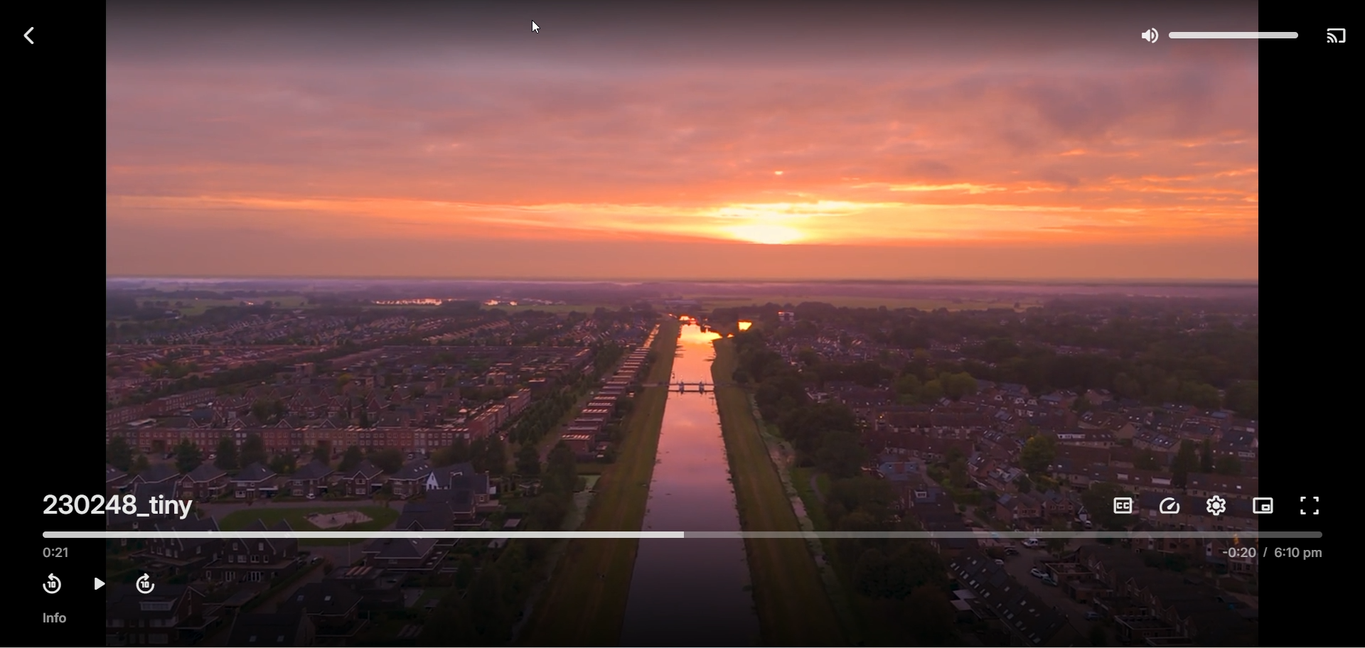  Describe the element at coordinates (24, 34) in the screenshot. I see `back` at that location.